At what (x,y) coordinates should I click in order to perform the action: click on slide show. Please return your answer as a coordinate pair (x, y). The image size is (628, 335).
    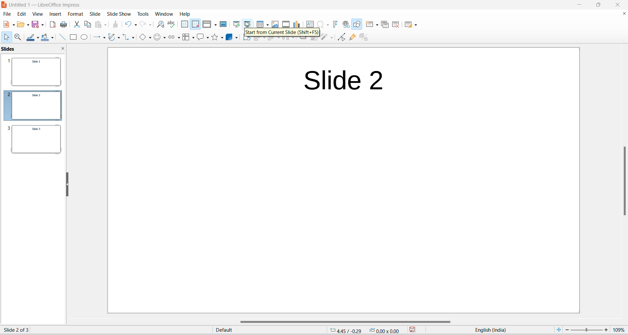
    Looking at the image, I should click on (119, 14).